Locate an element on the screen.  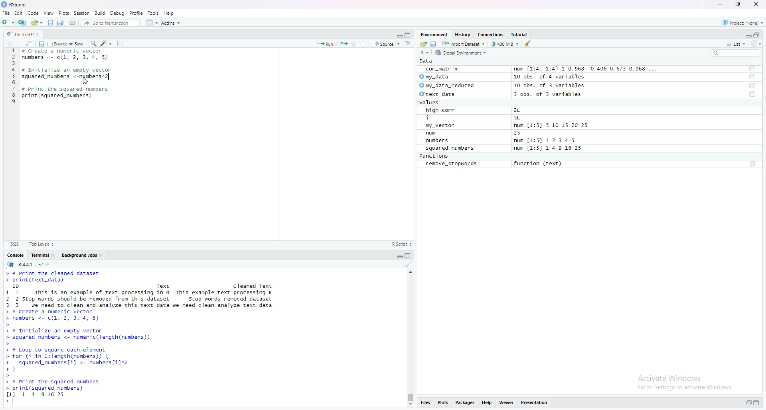
numbers is located at coordinates (439, 141).